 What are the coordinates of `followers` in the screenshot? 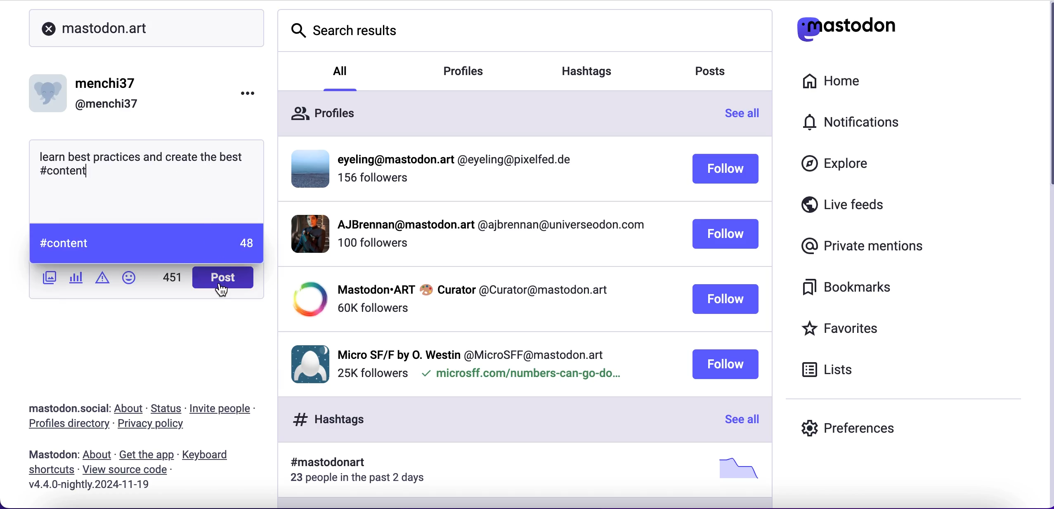 It's located at (374, 181).